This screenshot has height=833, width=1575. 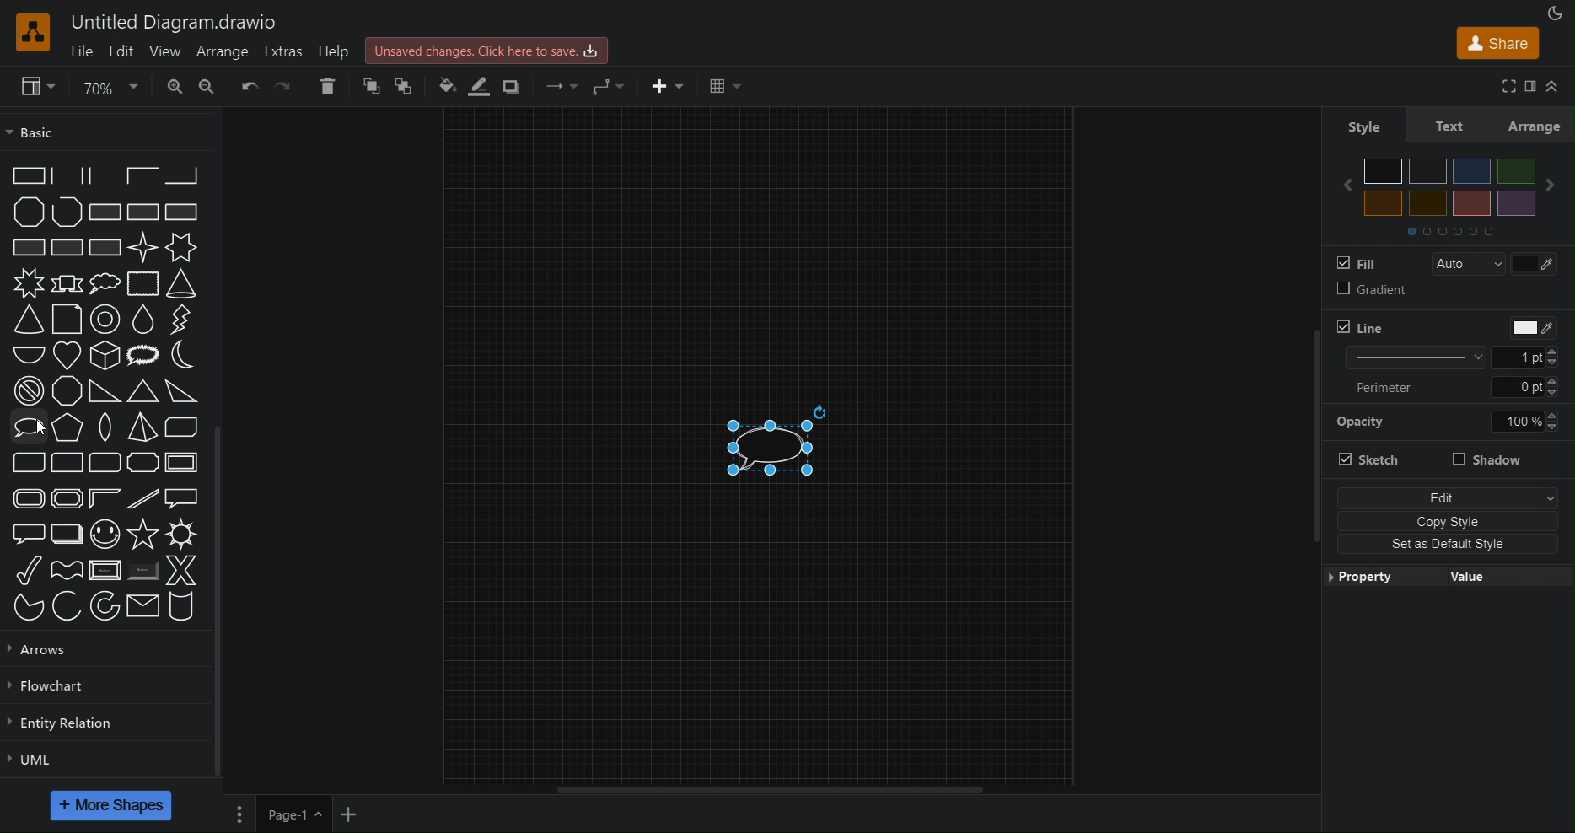 I want to click on Partial Rectangle, so click(x=183, y=176).